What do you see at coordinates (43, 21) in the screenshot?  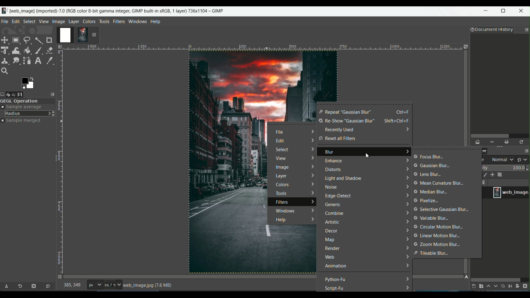 I see `view tab` at bounding box center [43, 21].